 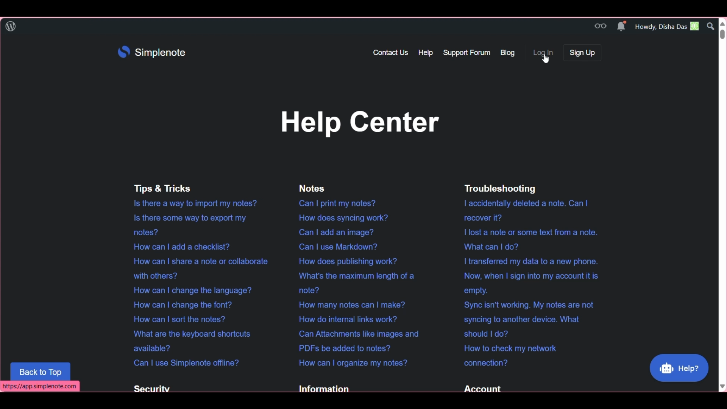 I want to click on Simplenote logo, so click(x=151, y=53).